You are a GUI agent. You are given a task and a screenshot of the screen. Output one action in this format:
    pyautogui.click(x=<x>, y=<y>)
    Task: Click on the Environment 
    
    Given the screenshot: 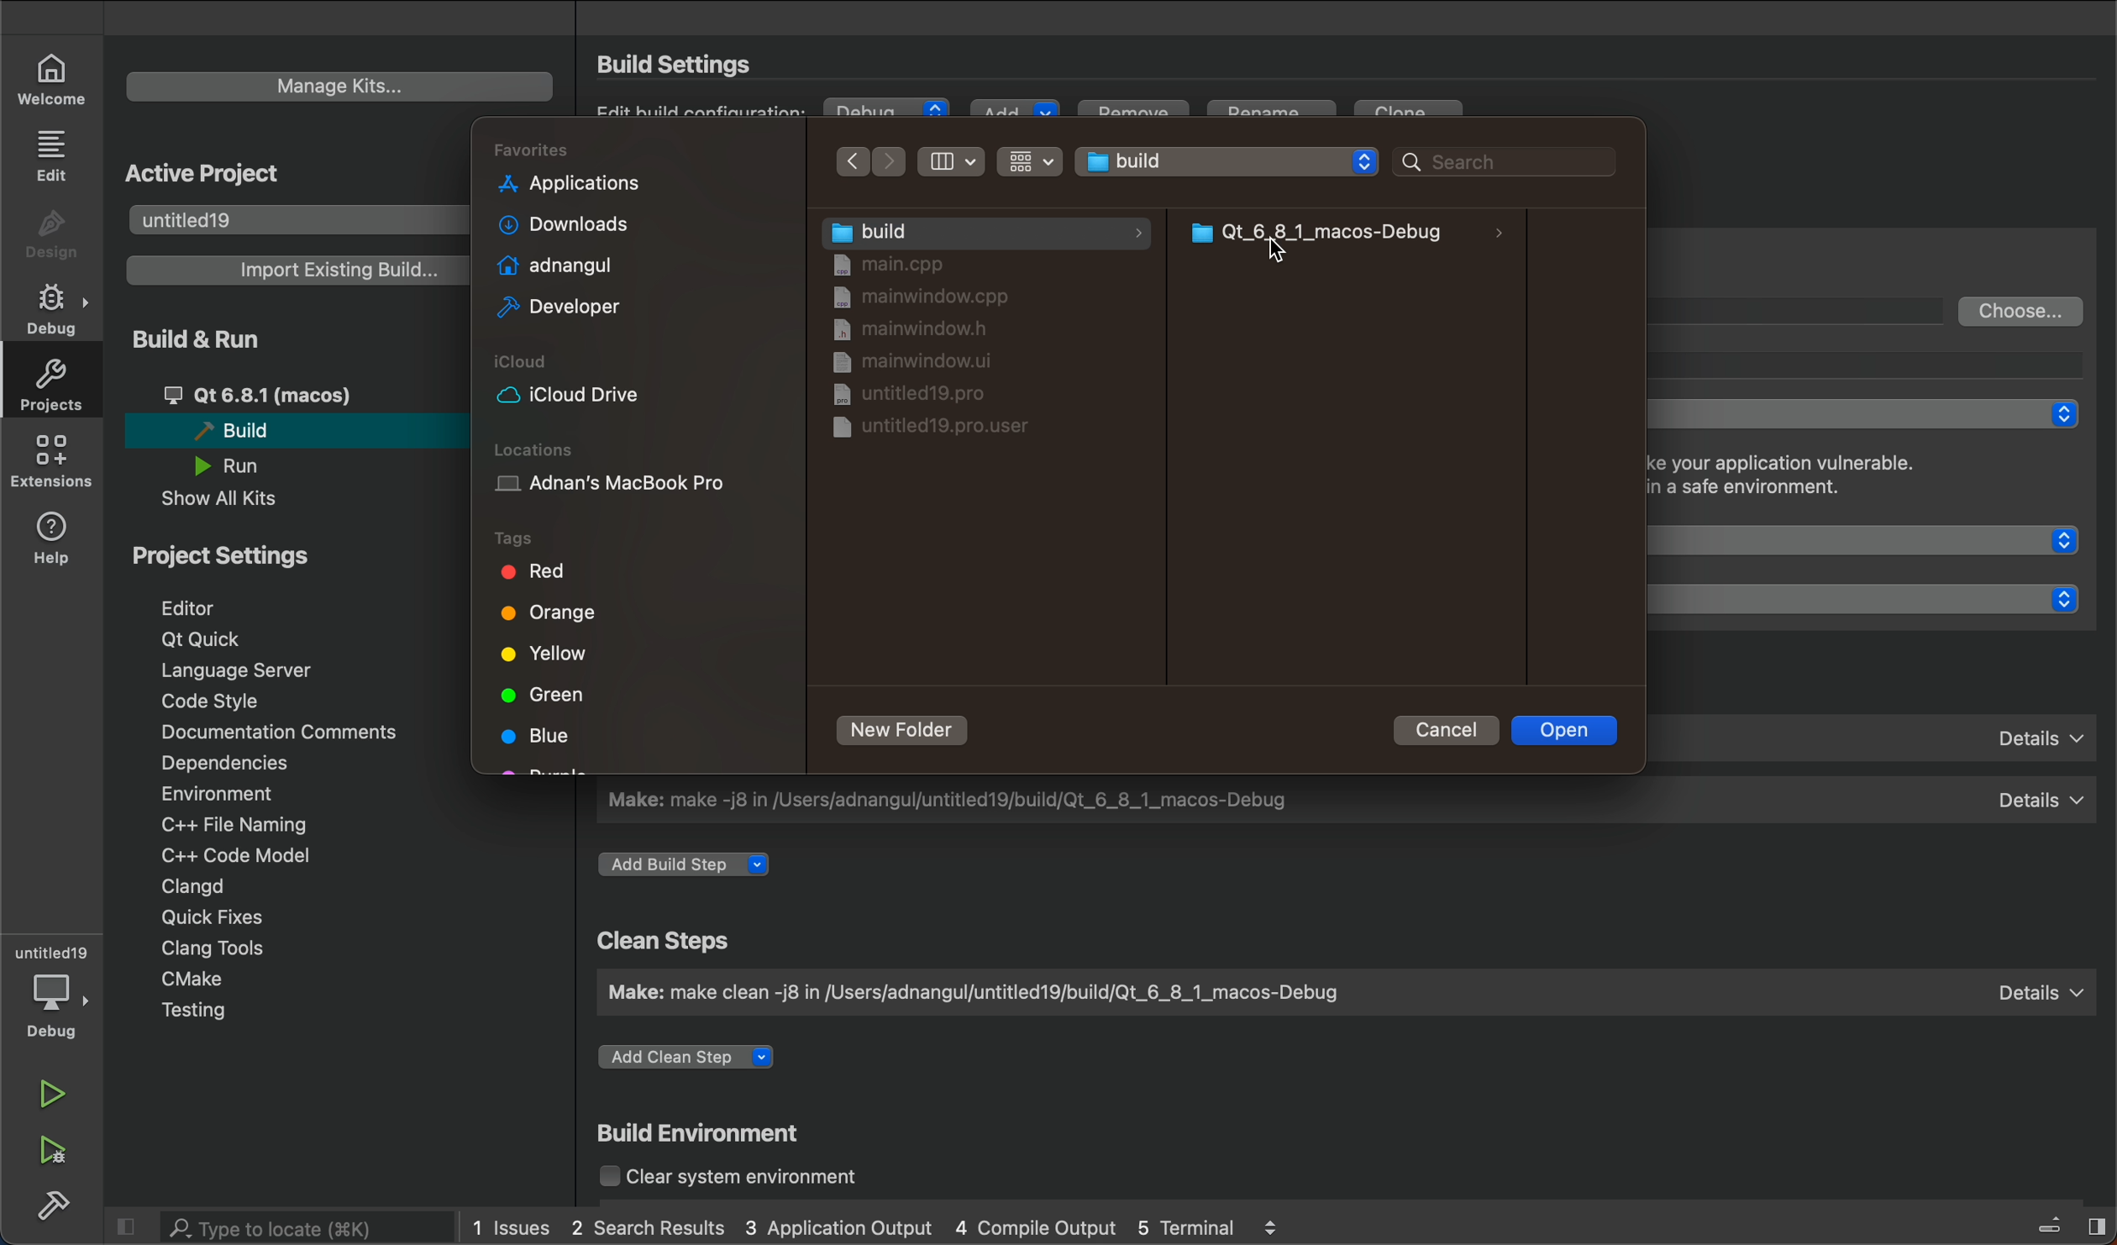 What is the action you would take?
    pyautogui.click(x=240, y=793)
    